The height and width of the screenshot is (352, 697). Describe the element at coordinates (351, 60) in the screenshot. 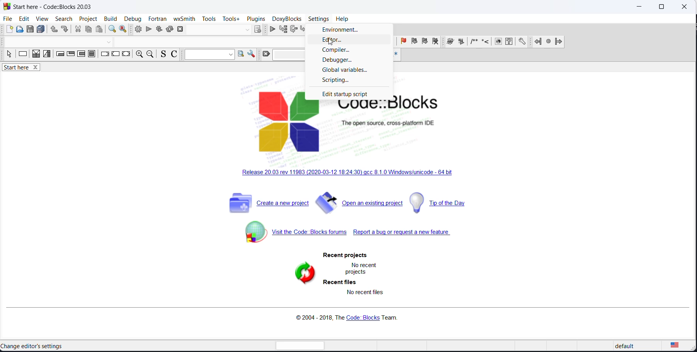

I see `debugger` at that location.